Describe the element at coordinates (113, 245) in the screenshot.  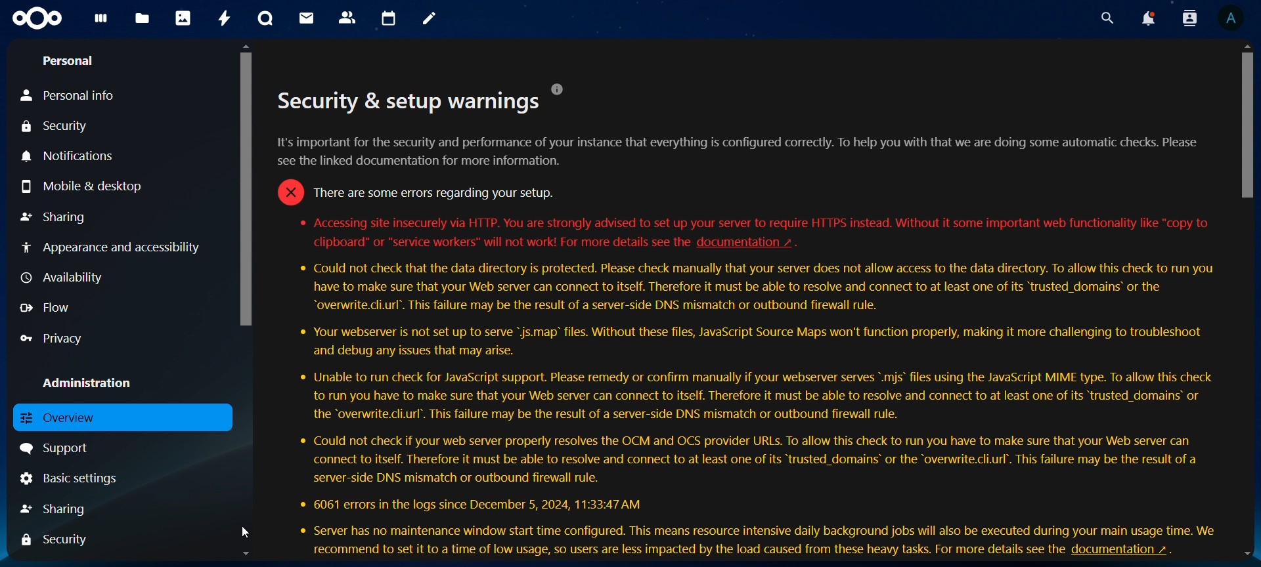
I see `appearance and accessibilty` at that location.